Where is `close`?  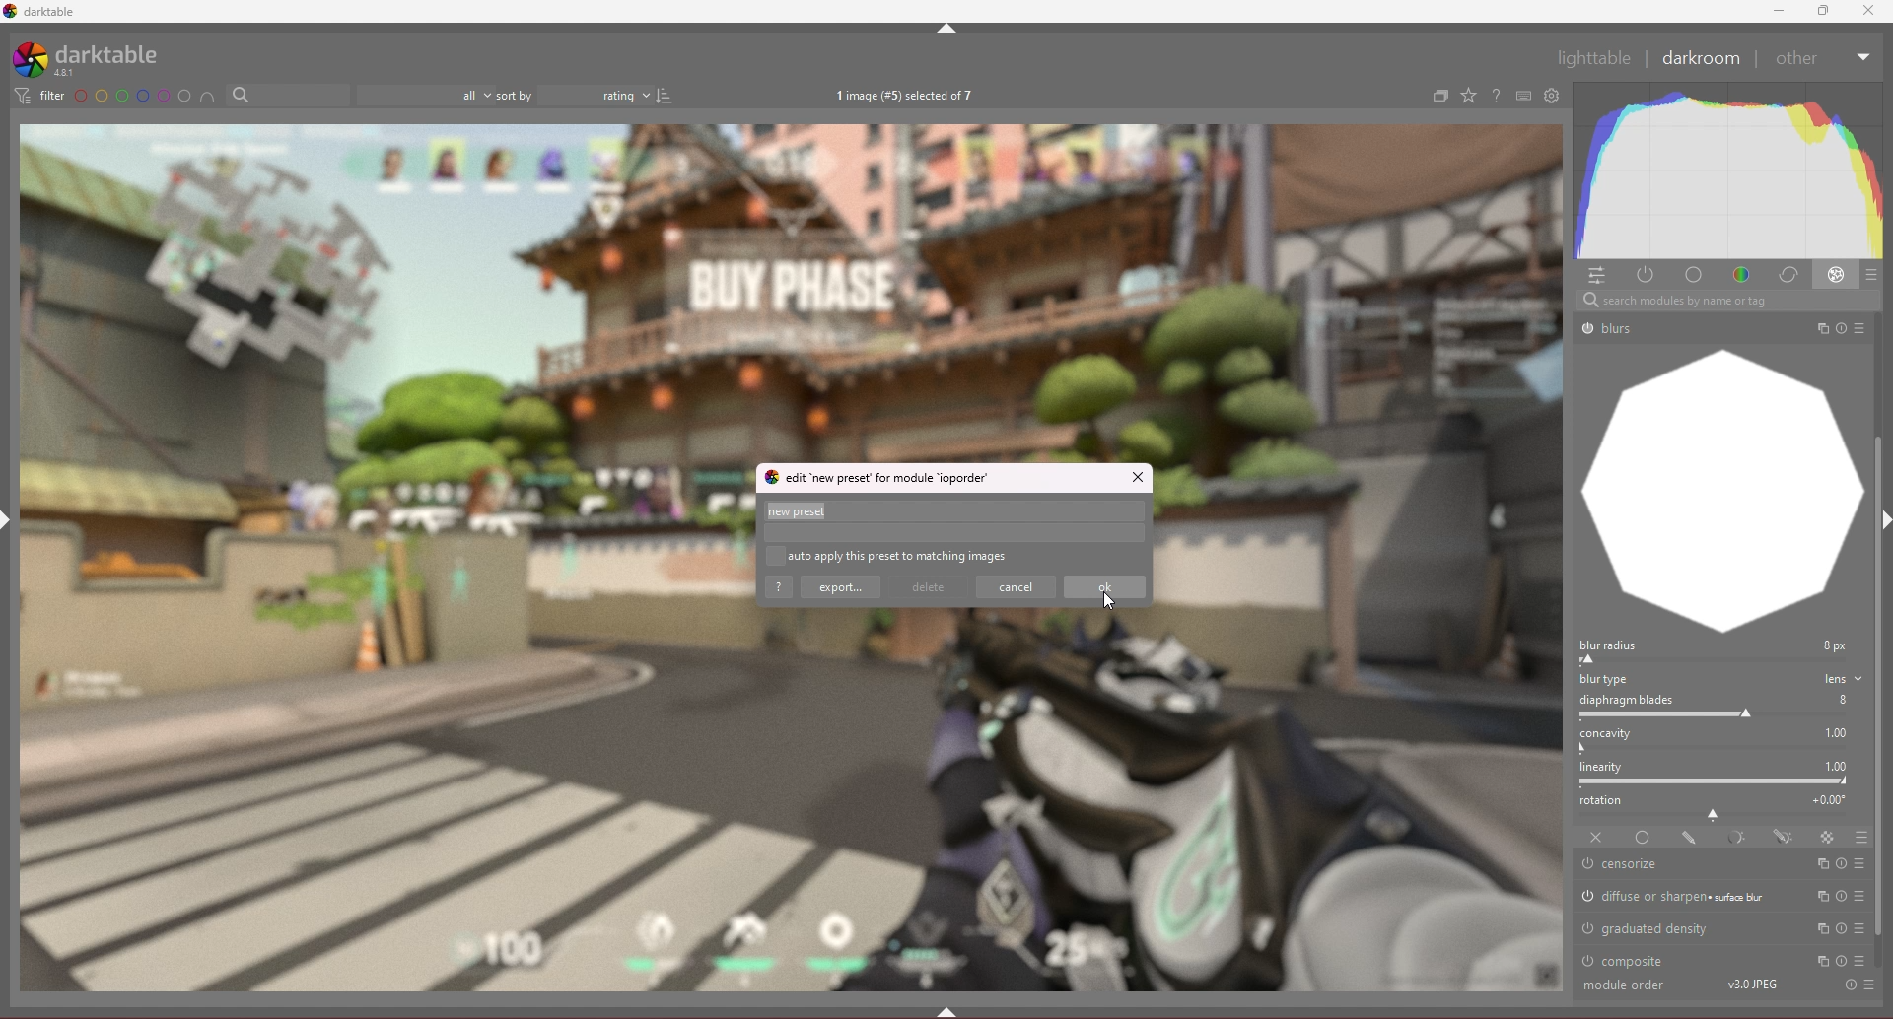 close is located at coordinates (1137, 476).